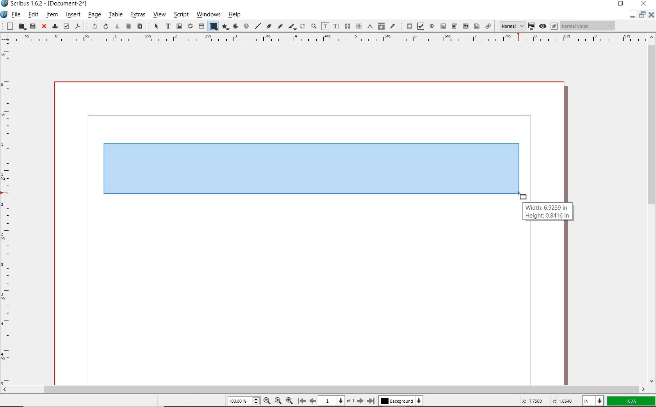  I want to click on rotate item, so click(302, 26).